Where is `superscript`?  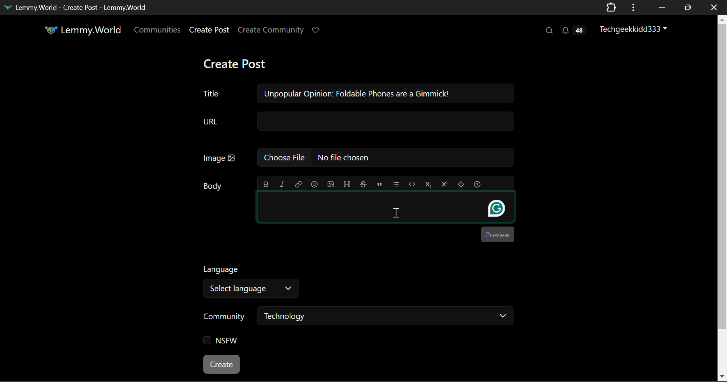
superscript is located at coordinates (443, 183).